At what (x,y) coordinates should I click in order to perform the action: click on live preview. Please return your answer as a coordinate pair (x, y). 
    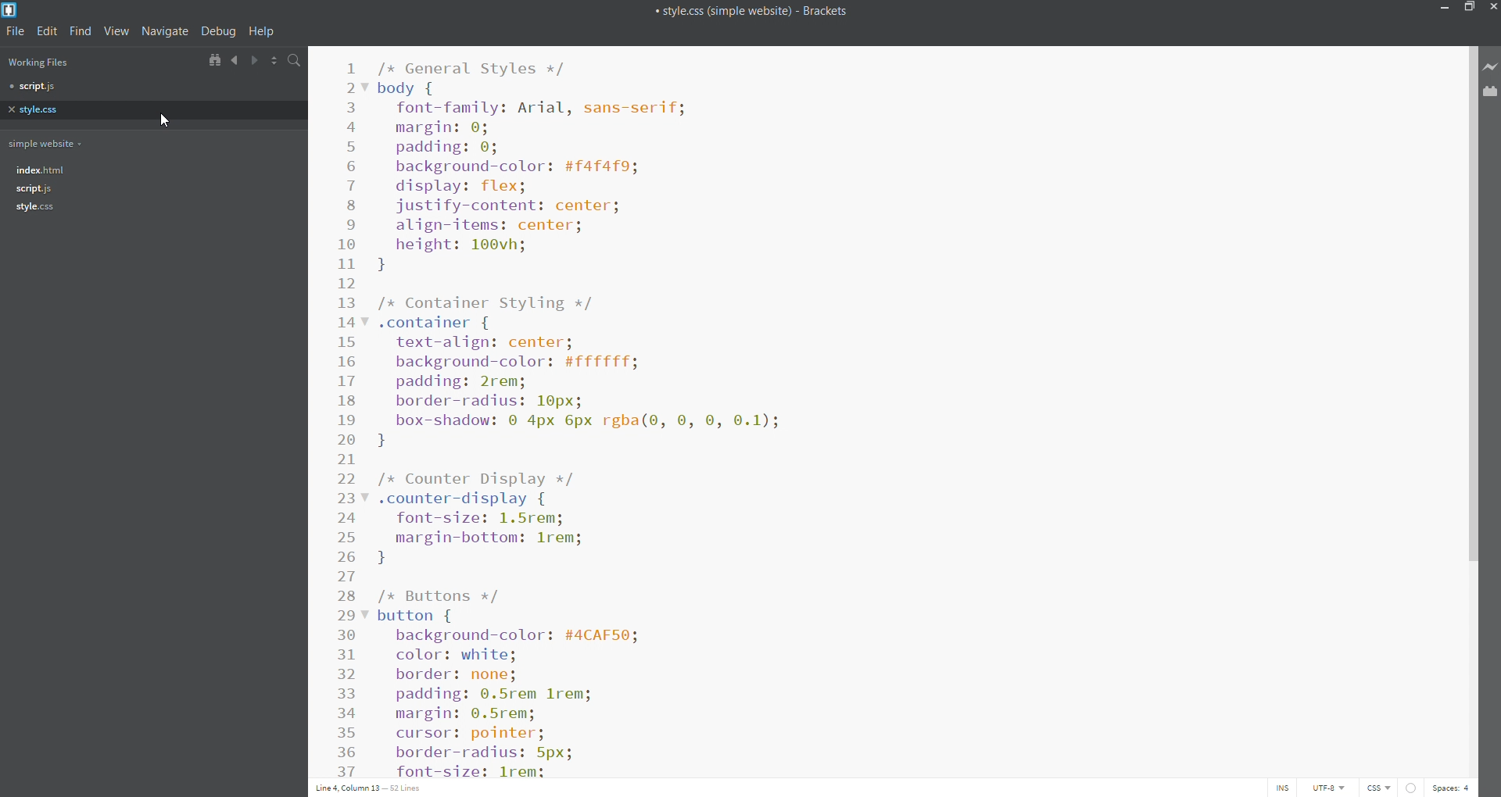
    Looking at the image, I should click on (1491, 69).